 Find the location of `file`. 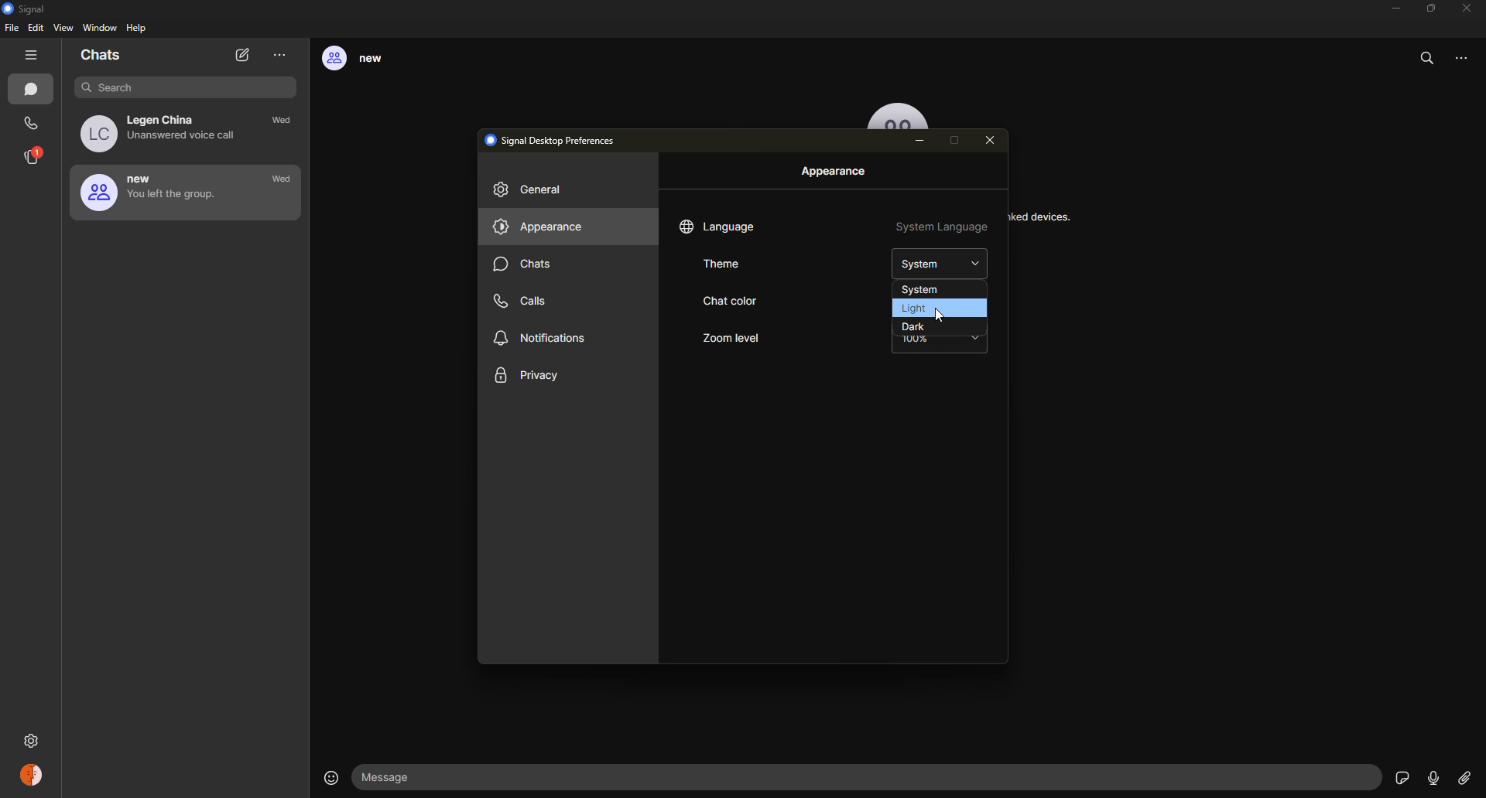

file is located at coordinates (12, 30).